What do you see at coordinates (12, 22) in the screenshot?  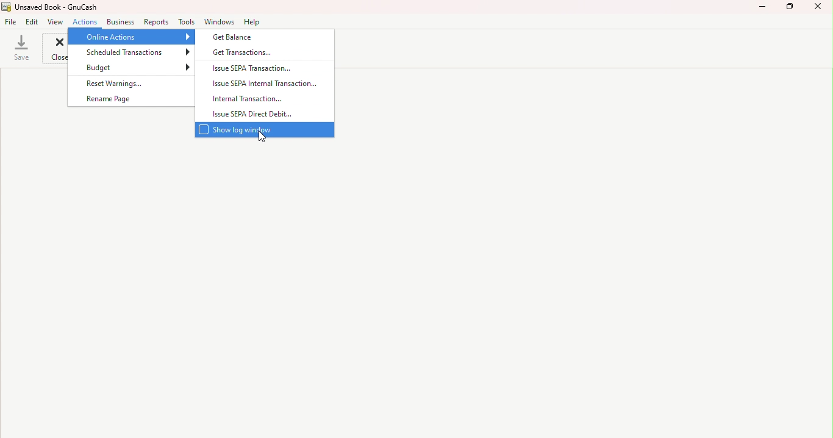 I see `File` at bounding box center [12, 22].